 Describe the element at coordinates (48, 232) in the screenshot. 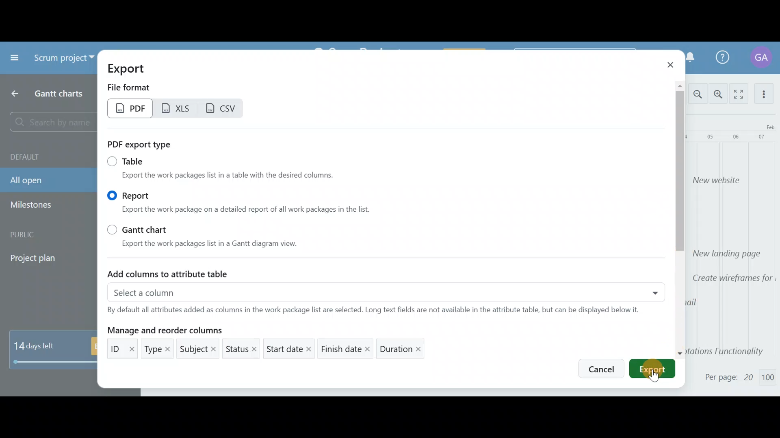

I see `Public` at that location.